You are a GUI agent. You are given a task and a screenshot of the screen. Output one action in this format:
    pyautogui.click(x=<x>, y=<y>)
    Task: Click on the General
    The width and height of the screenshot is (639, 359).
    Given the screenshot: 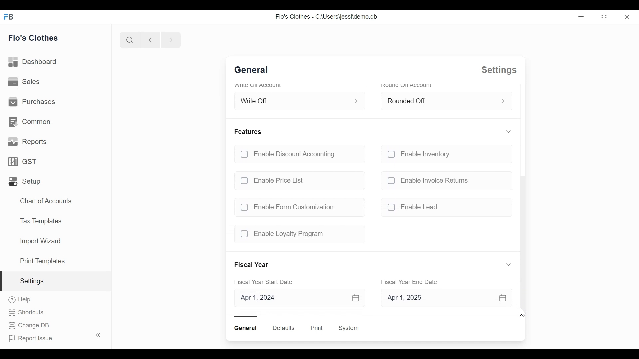 What is the action you would take?
    pyautogui.click(x=255, y=71)
    